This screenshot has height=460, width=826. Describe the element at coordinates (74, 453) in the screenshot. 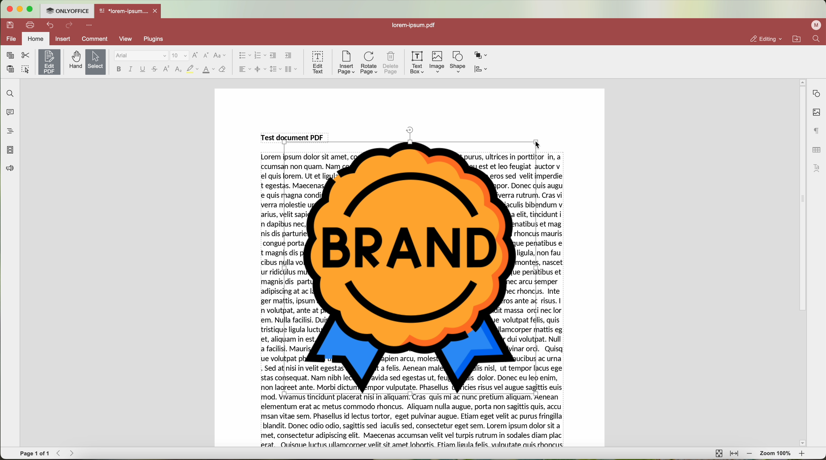

I see `Forward` at that location.